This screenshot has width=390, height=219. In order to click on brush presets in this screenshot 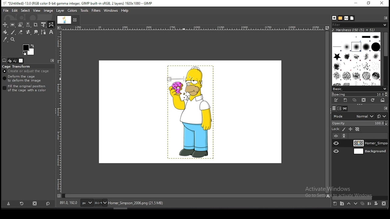, I will do `click(360, 88)`.